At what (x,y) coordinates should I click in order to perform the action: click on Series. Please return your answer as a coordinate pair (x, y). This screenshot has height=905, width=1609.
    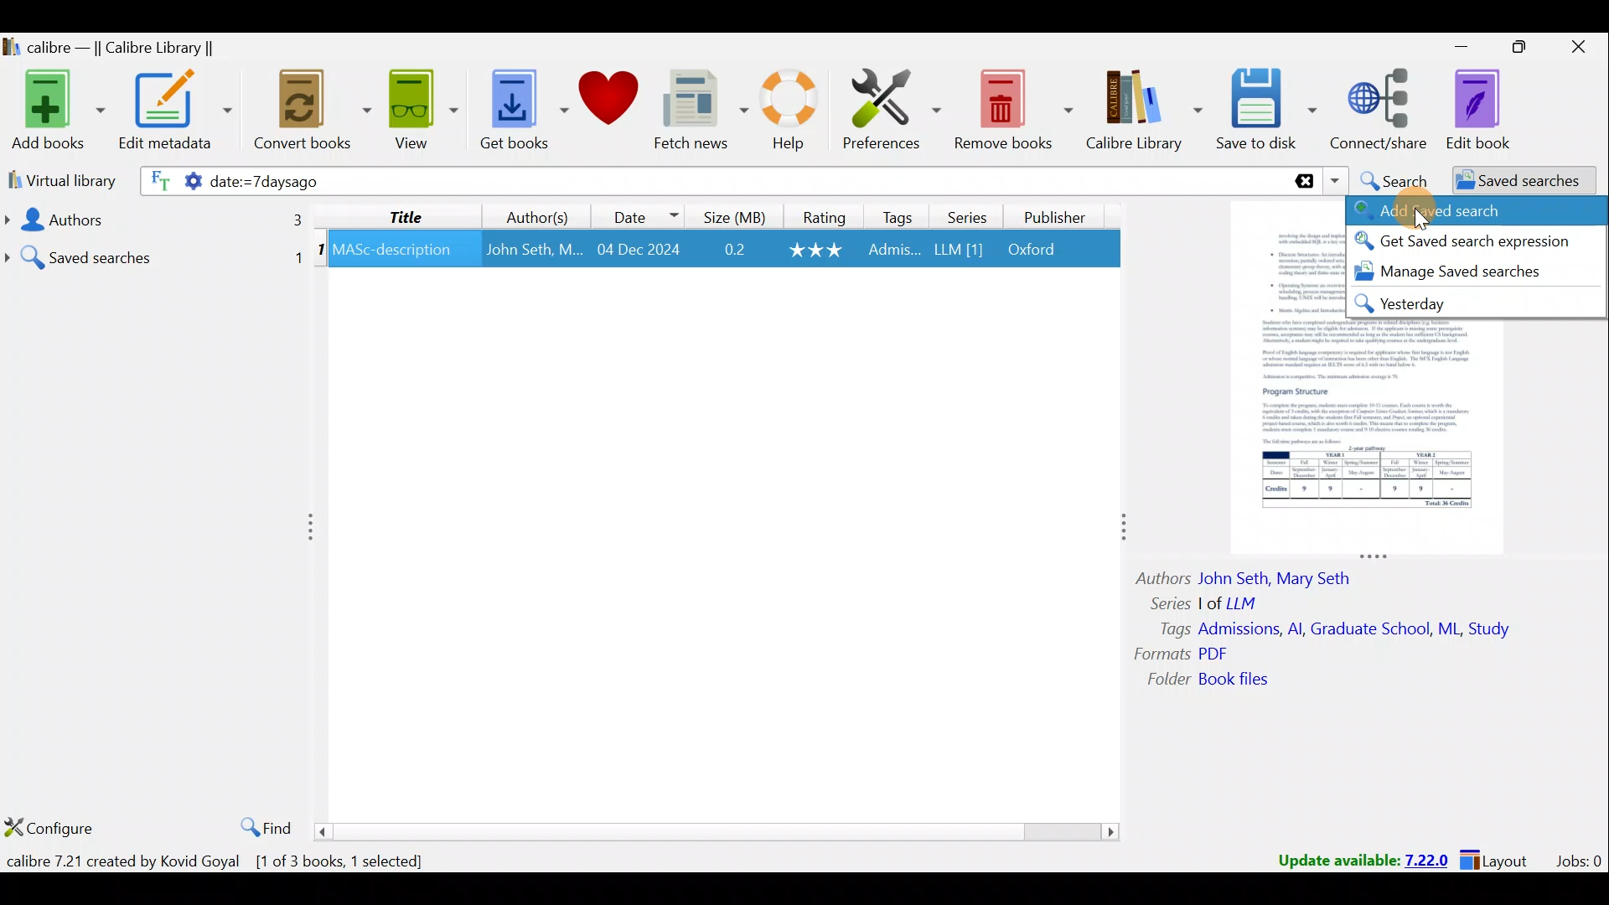
    Looking at the image, I should click on (965, 215).